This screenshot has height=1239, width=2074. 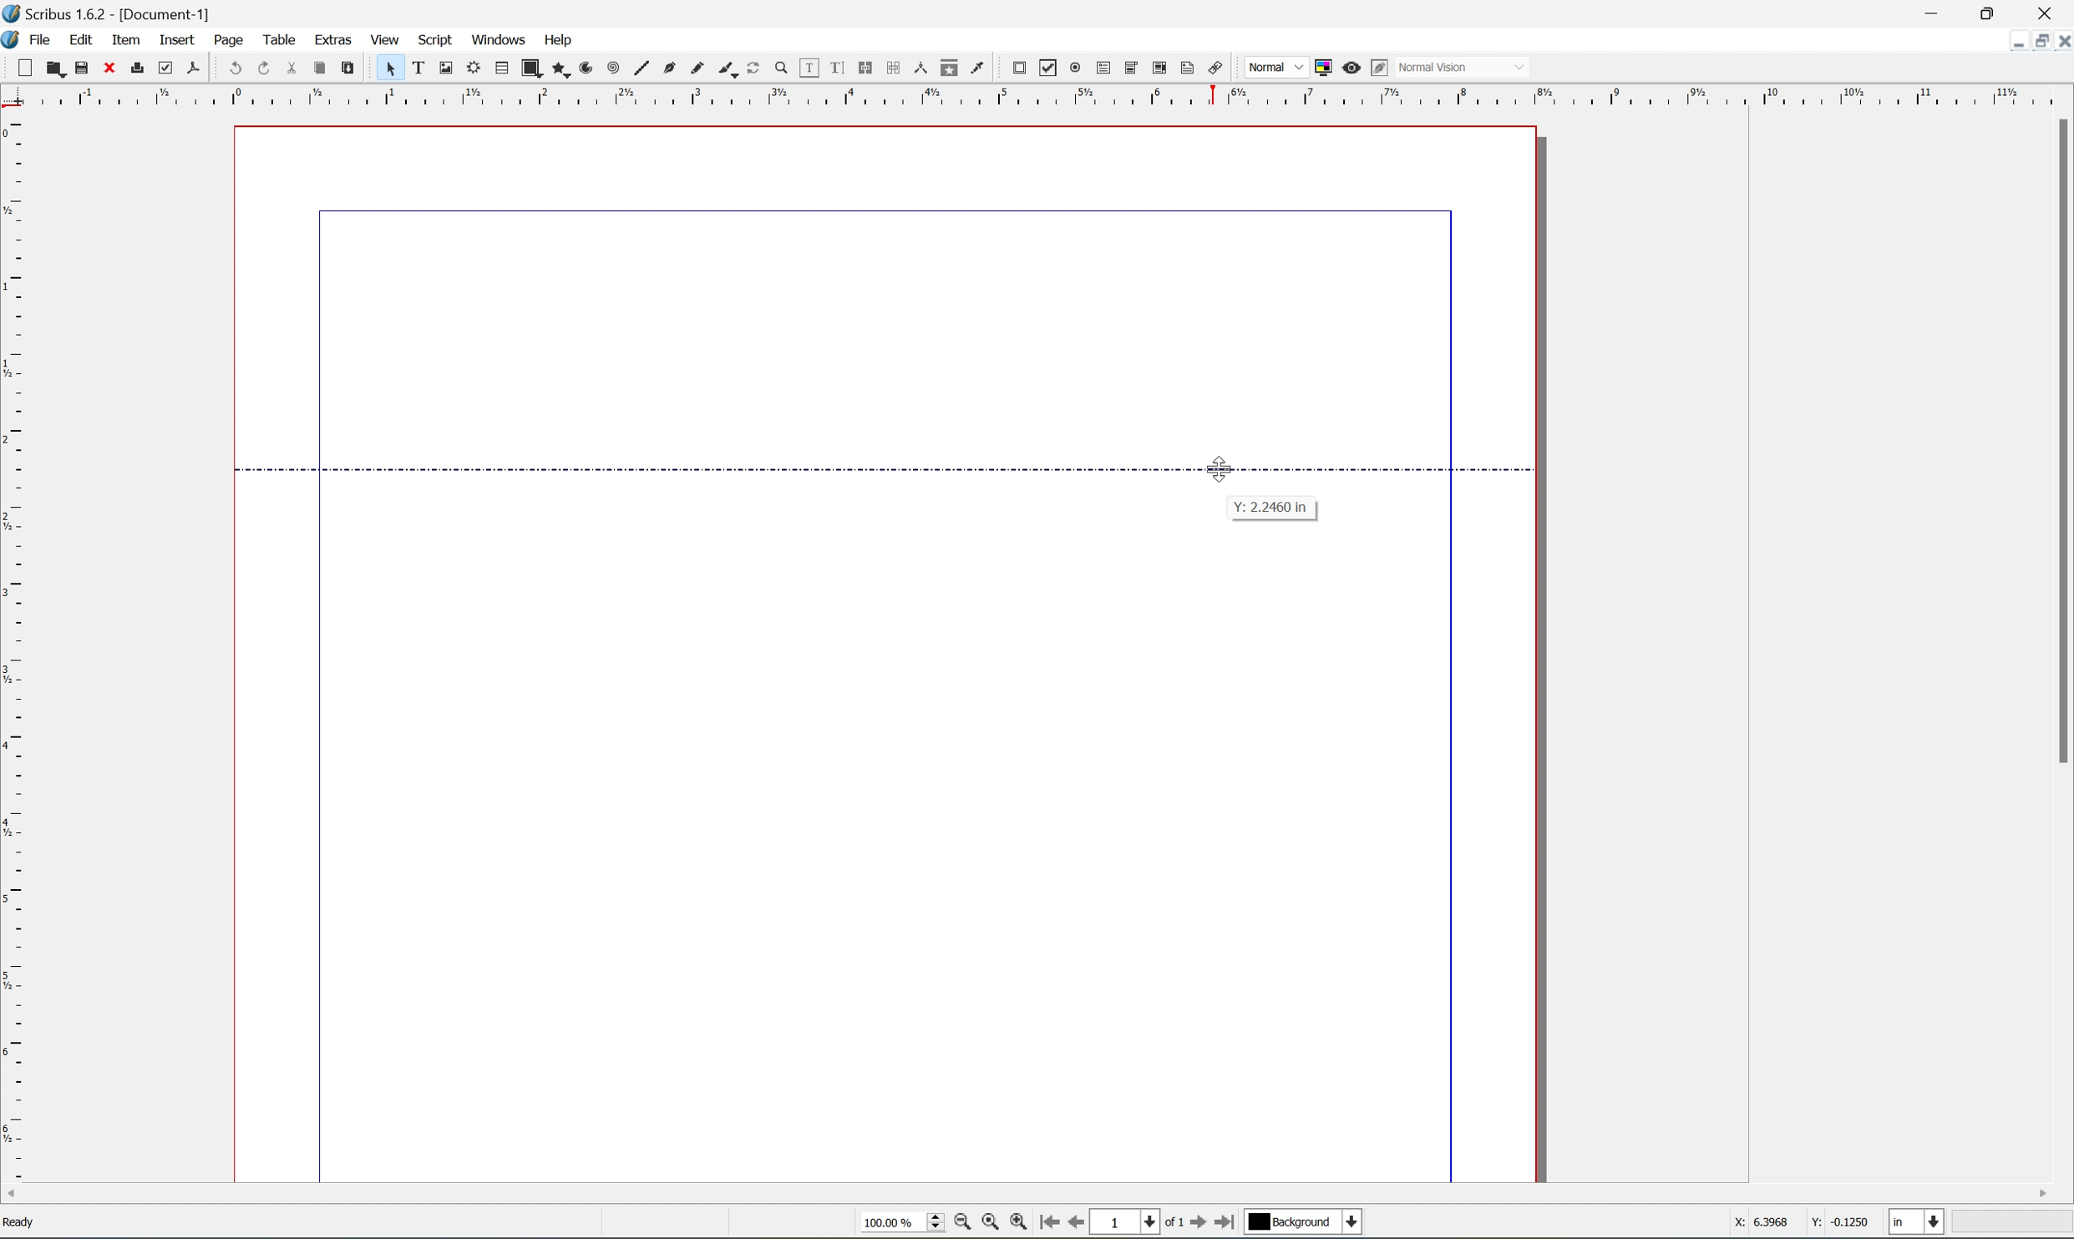 What do you see at coordinates (124, 38) in the screenshot?
I see `item` at bounding box center [124, 38].